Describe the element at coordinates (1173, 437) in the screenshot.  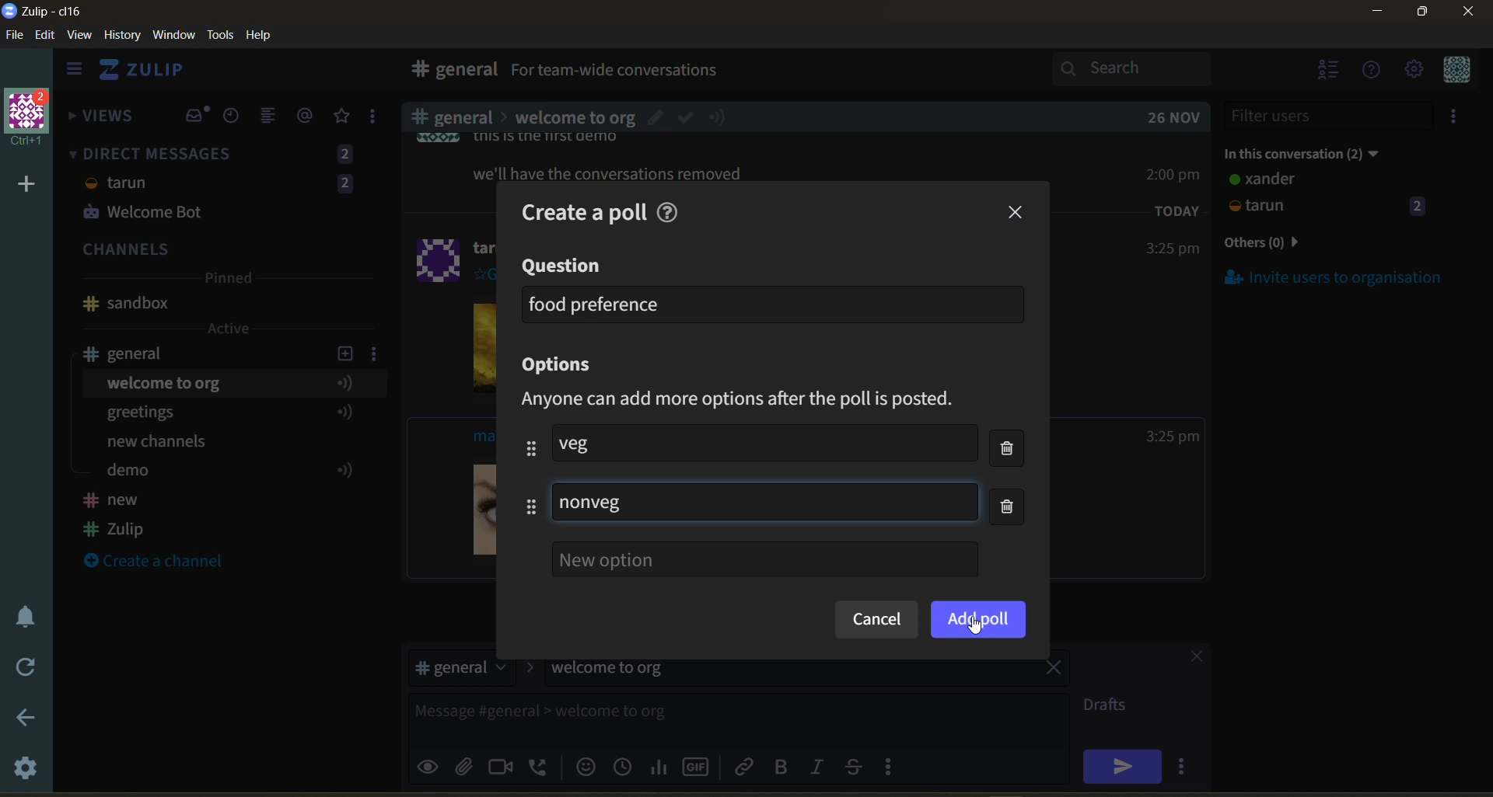
I see `3:25 pm` at that location.